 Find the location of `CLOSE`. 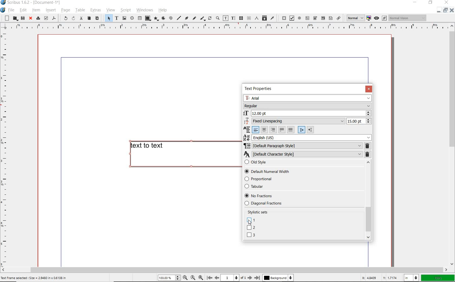

CLOSE is located at coordinates (368, 89).